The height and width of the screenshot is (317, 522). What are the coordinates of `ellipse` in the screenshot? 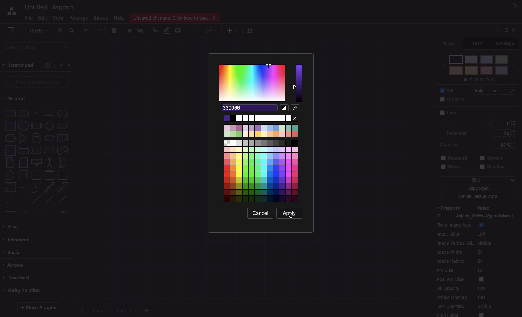 It's located at (63, 112).